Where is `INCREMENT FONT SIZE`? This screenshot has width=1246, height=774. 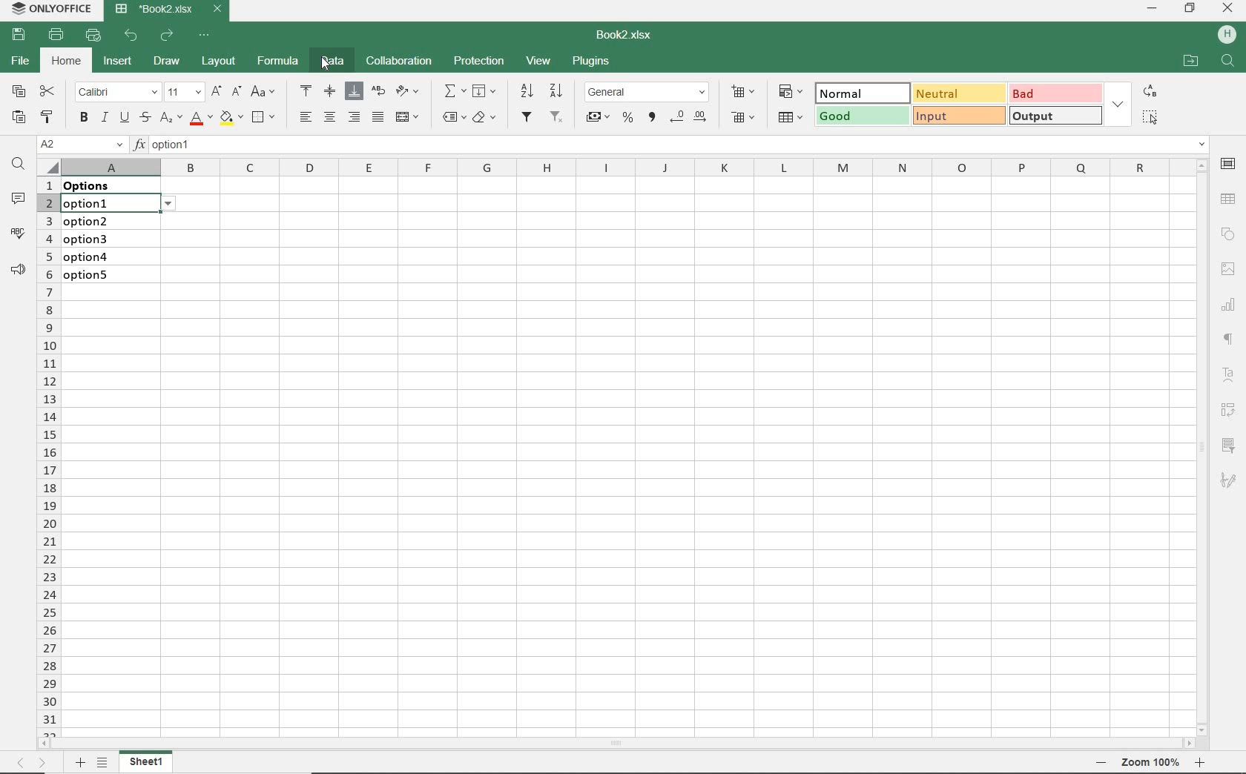 INCREMENT FONT SIZE is located at coordinates (218, 93).